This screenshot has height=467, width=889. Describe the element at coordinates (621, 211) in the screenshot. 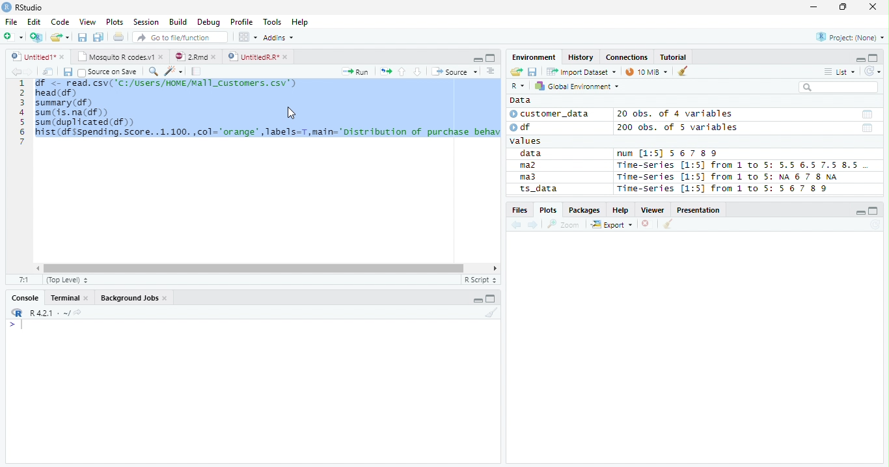

I see `Help` at that location.